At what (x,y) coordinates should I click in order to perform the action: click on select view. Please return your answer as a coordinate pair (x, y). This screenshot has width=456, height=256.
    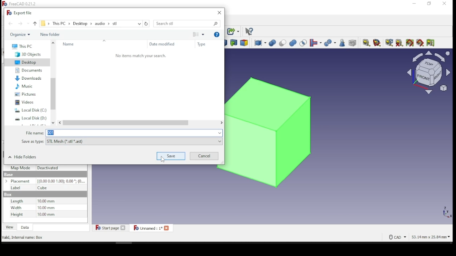
    Looking at the image, I should click on (428, 73).